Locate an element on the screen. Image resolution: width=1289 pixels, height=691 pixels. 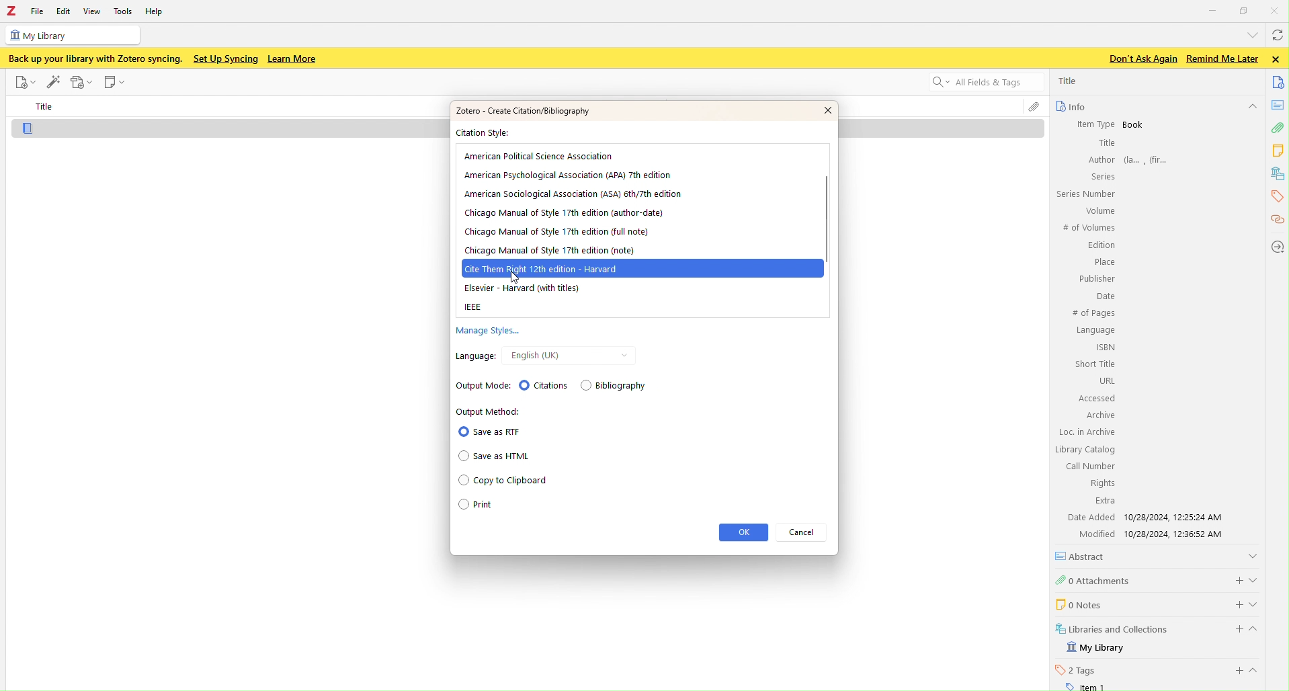
refresh  is located at coordinates (1276, 37).